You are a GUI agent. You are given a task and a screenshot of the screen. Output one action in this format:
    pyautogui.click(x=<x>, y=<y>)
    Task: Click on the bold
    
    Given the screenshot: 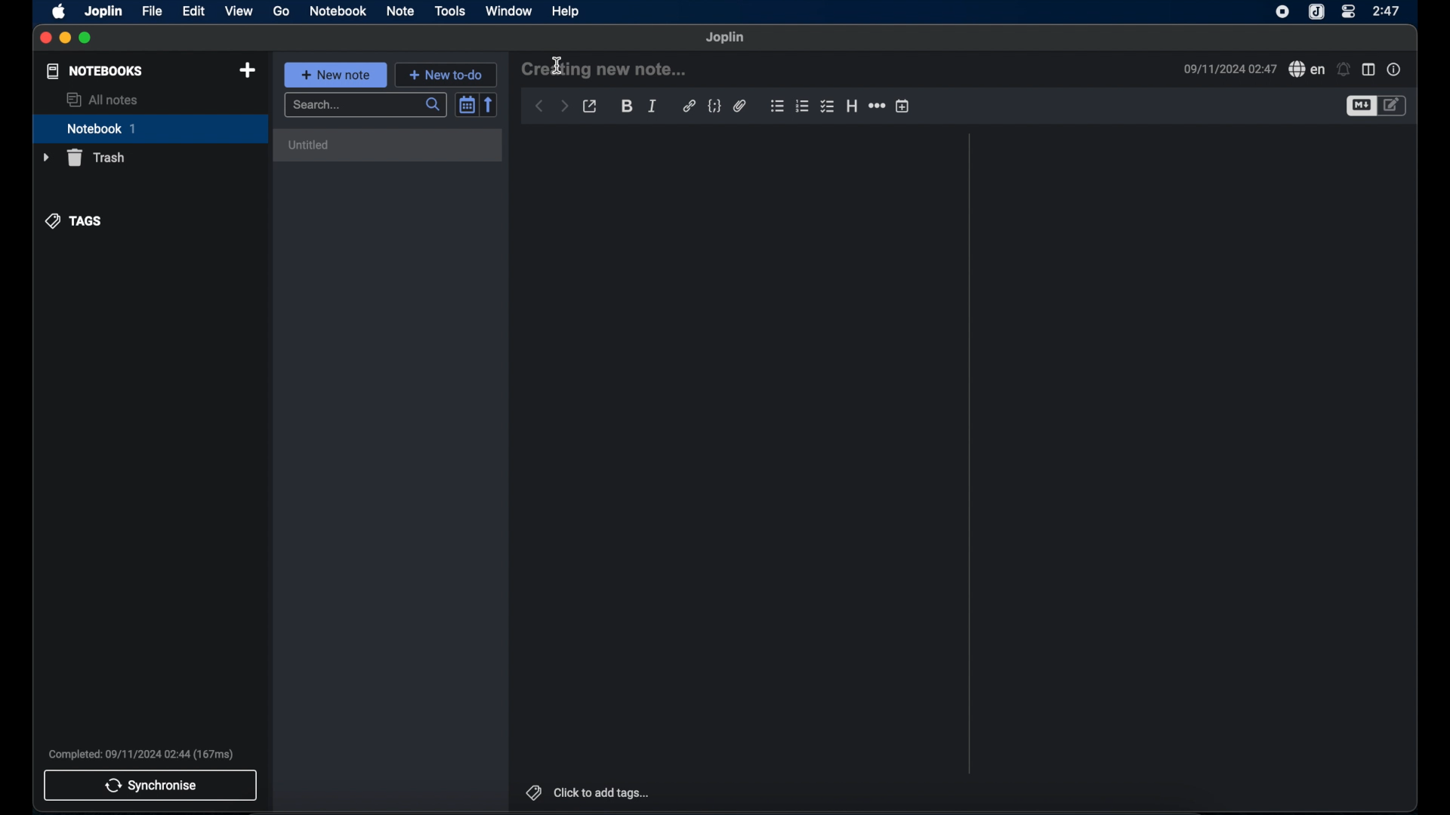 What is the action you would take?
    pyautogui.click(x=626, y=106)
    